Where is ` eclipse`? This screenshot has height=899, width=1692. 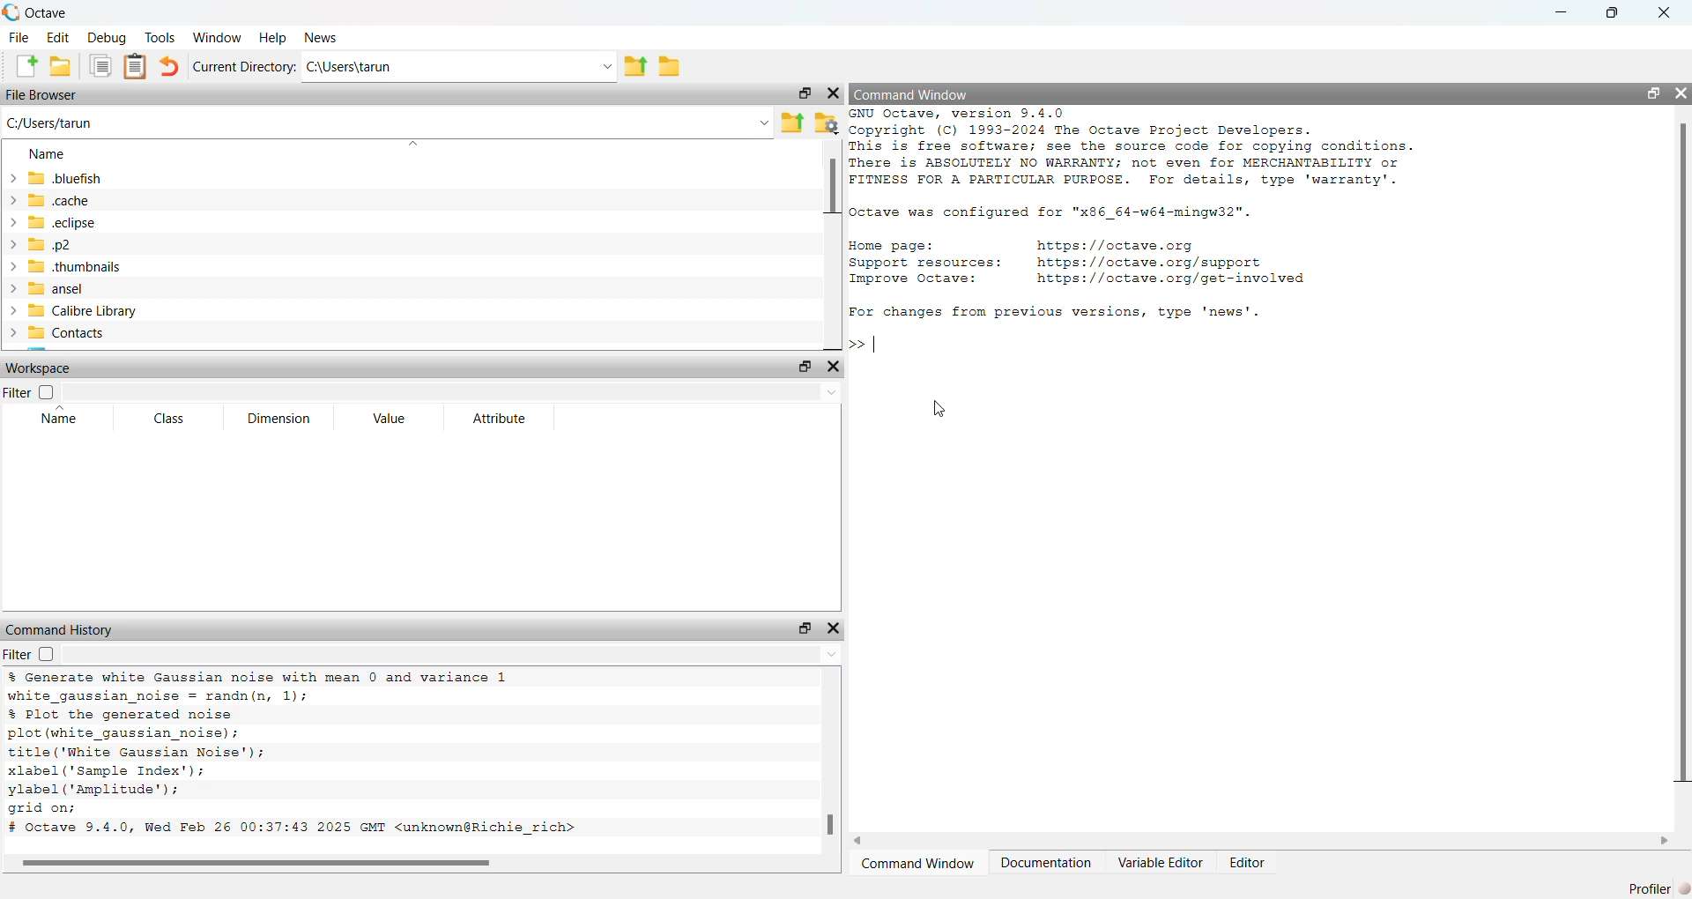
 eclipse is located at coordinates (55, 224).